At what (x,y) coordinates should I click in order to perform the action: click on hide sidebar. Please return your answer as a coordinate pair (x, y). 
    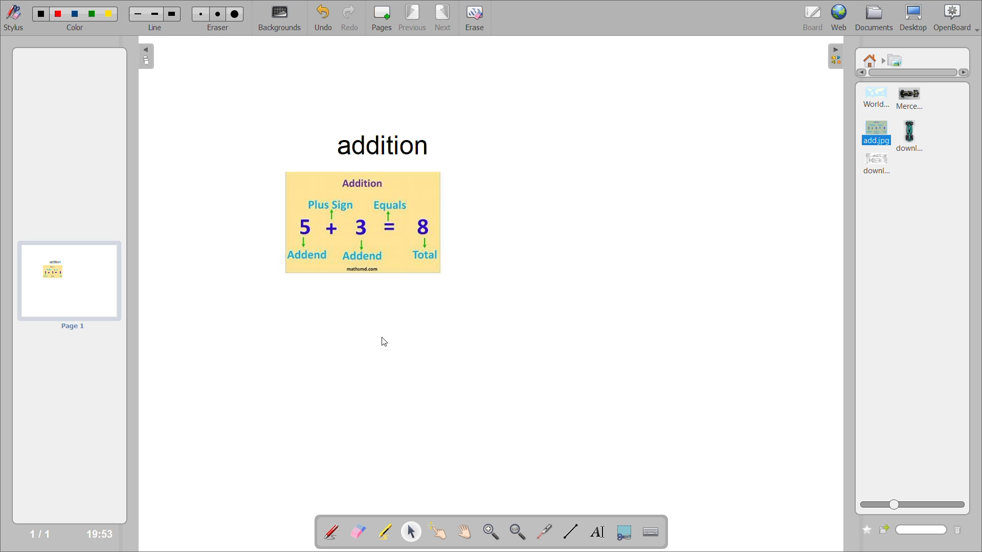
    Looking at the image, I should click on (836, 57).